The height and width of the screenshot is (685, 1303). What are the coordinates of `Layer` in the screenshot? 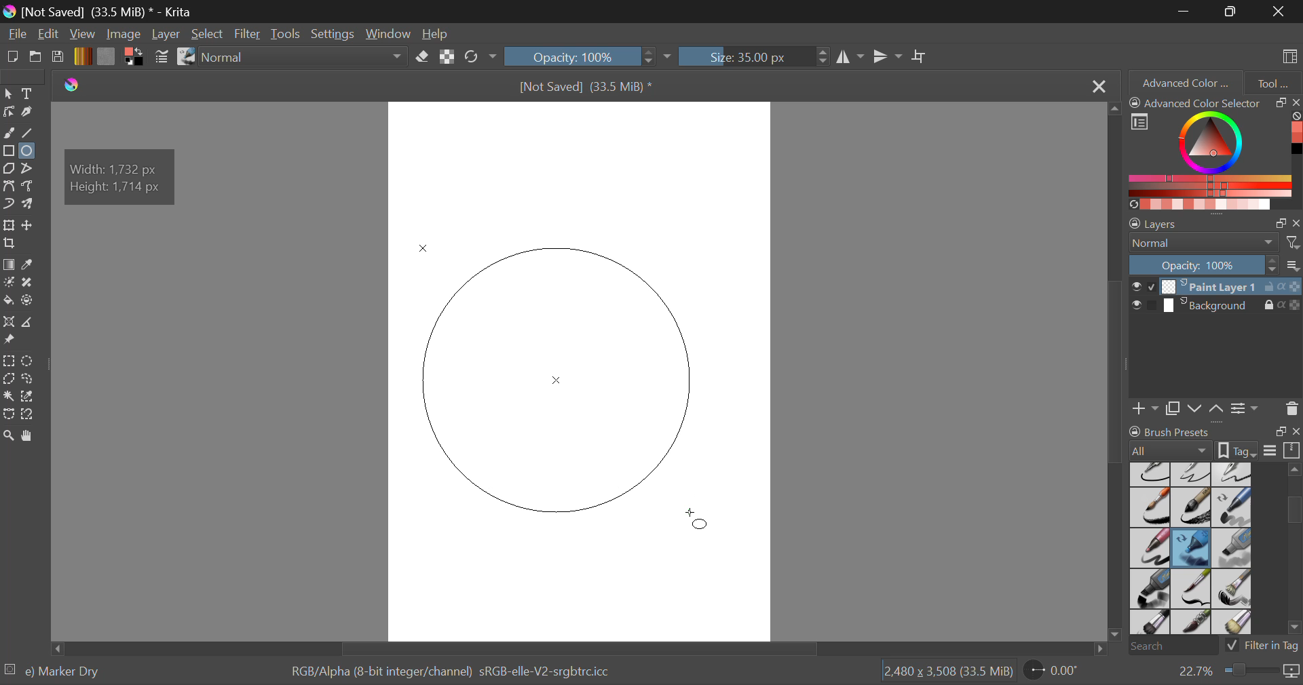 It's located at (166, 34).